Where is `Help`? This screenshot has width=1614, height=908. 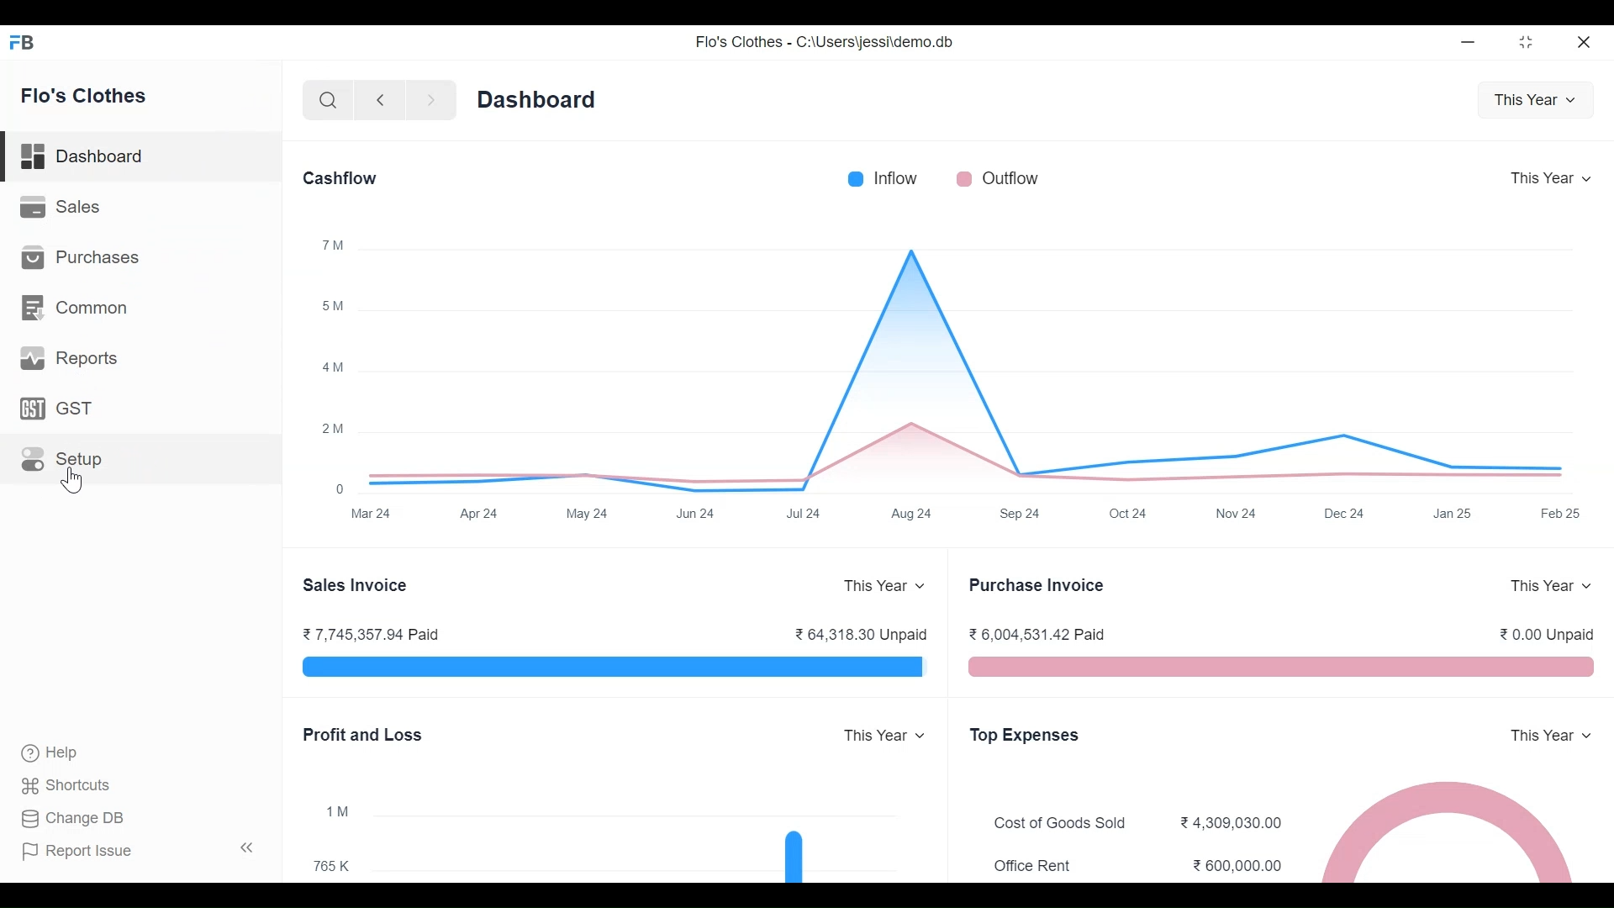 Help is located at coordinates (52, 751).